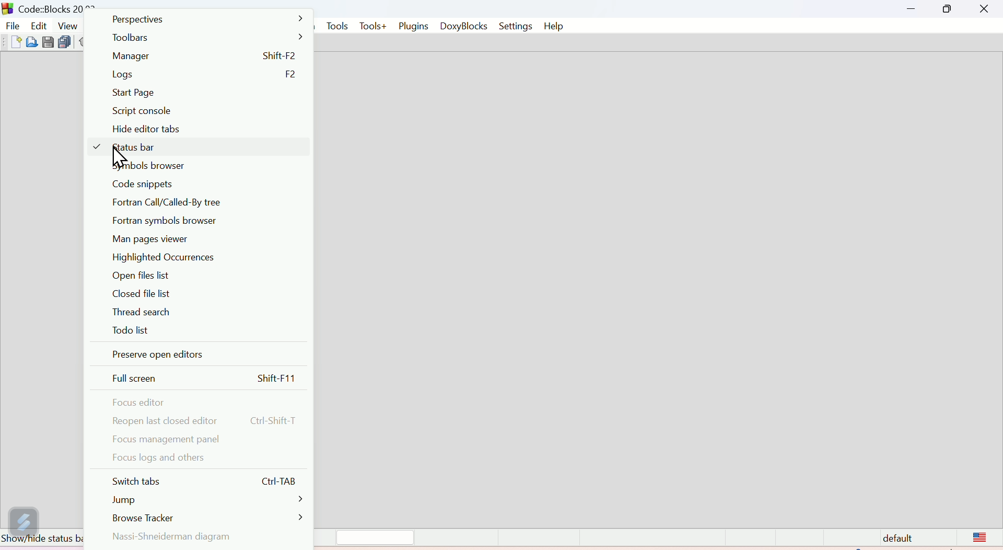 The width and height of the screenshot is (1003, 550). What do you see at coordinates (32, 45) in the screenshot?
I see `` at bounding box center [32, 45].